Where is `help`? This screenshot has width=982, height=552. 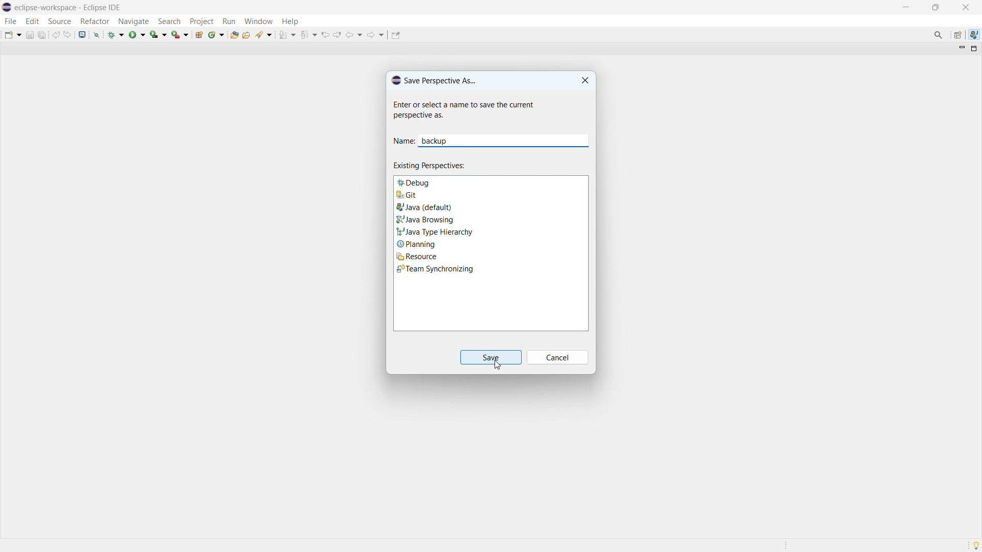
help is located at coordinates (291, 21).